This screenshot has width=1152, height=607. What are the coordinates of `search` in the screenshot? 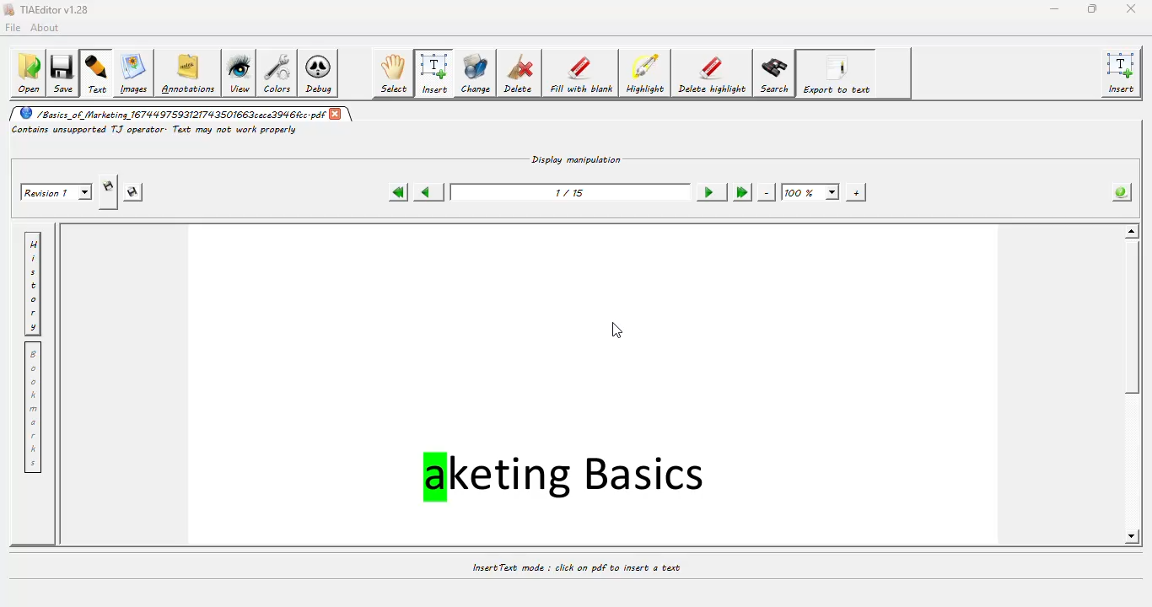 It's located at (775, 73).